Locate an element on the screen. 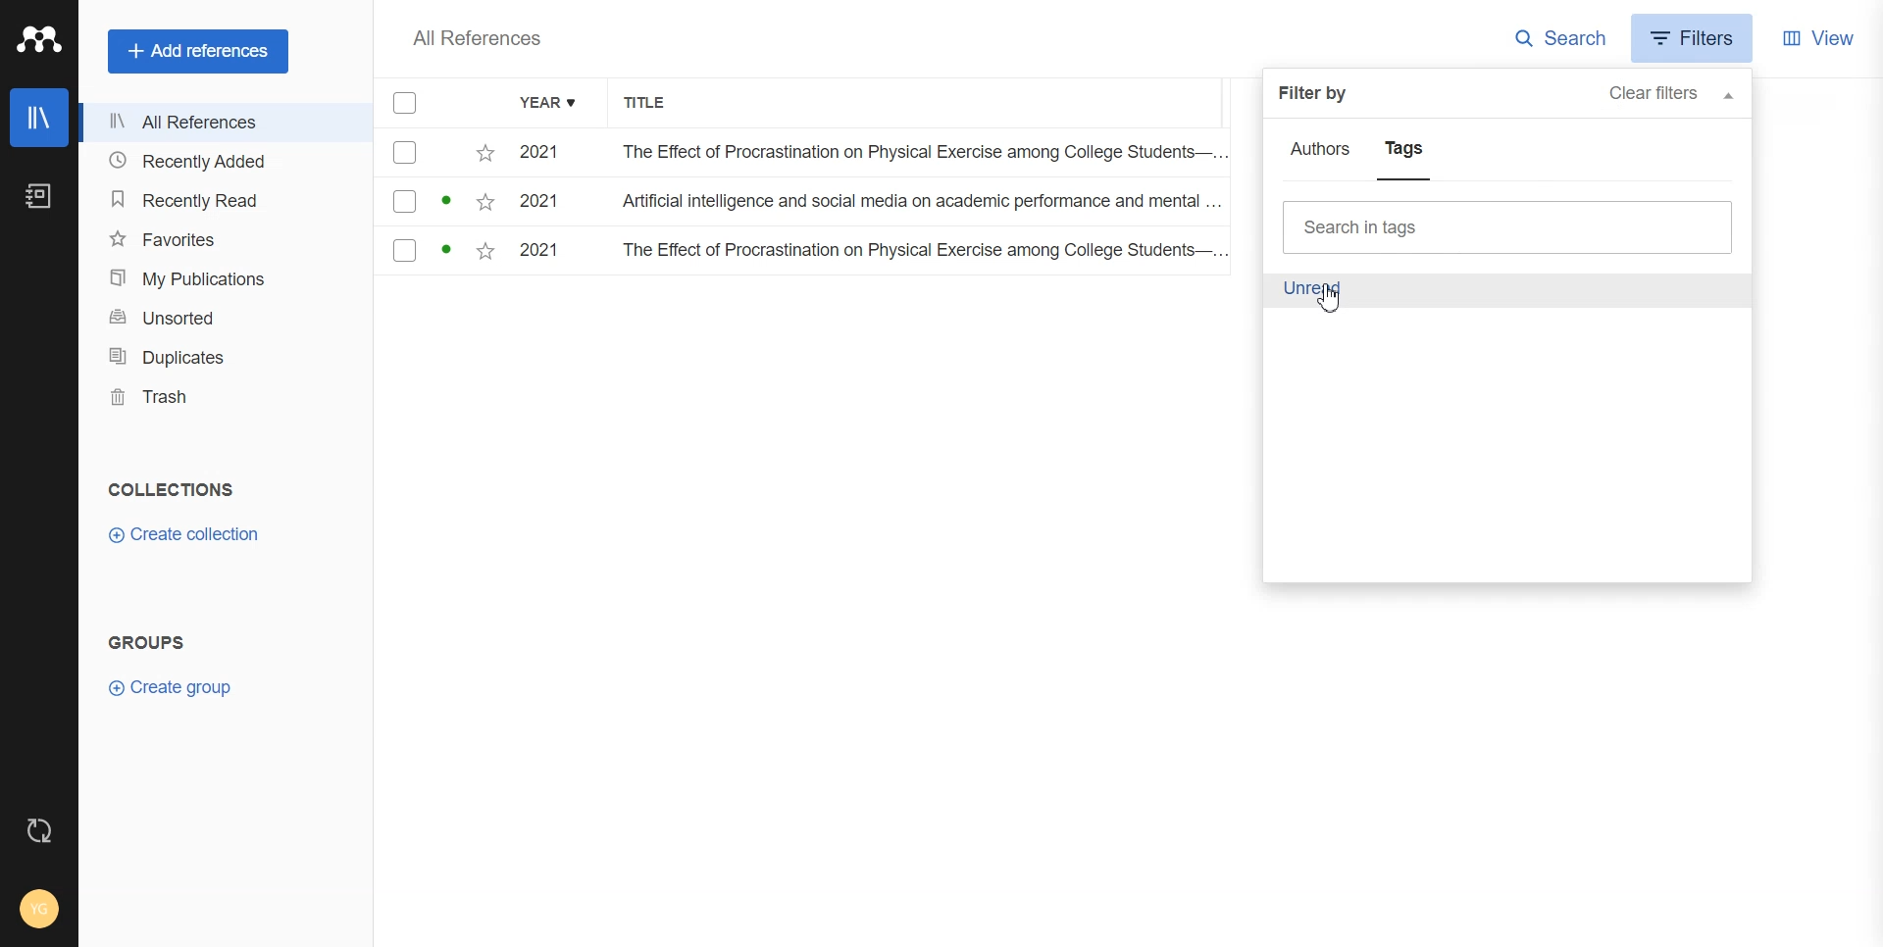 This screenshot has width=1883, height=947. Search is located at coordinates (1561, 38).